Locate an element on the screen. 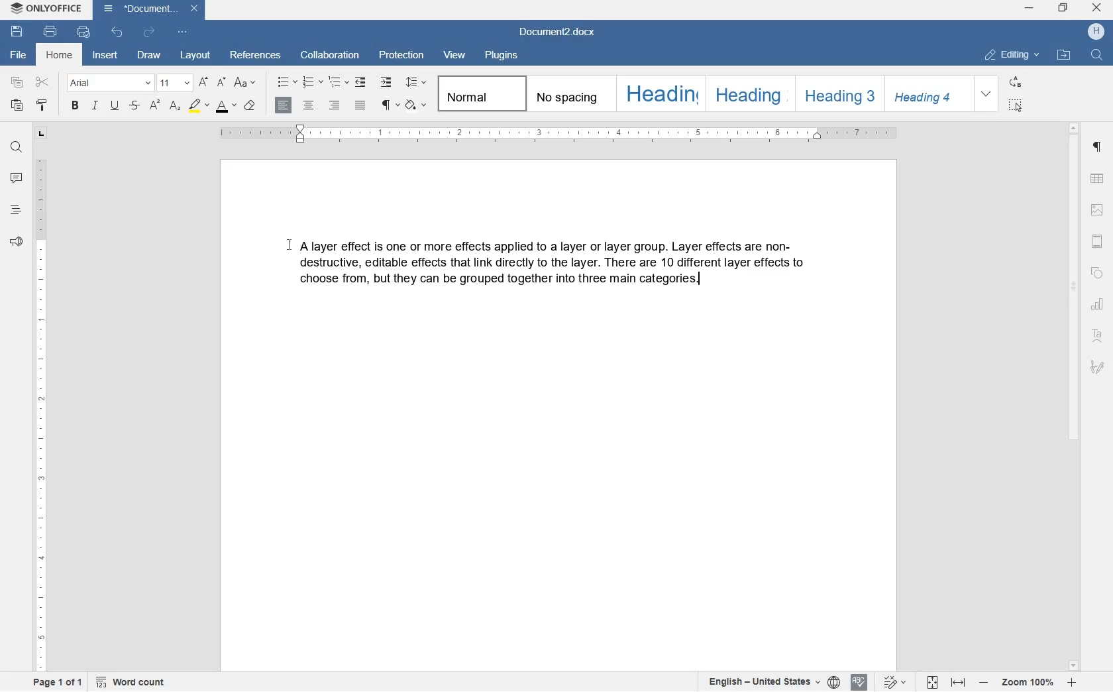  file name is located at coordinates (561, 34).